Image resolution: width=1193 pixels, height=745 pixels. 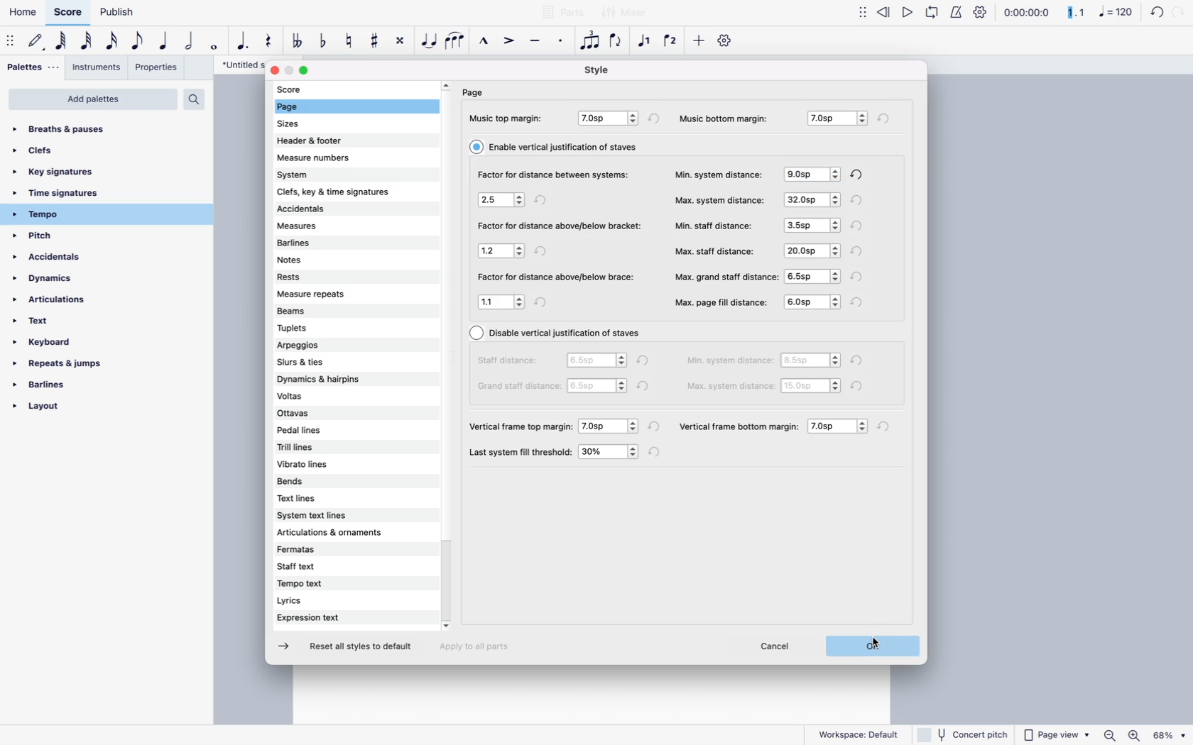 I want to click on tuplets, so click(x=324, y=326).